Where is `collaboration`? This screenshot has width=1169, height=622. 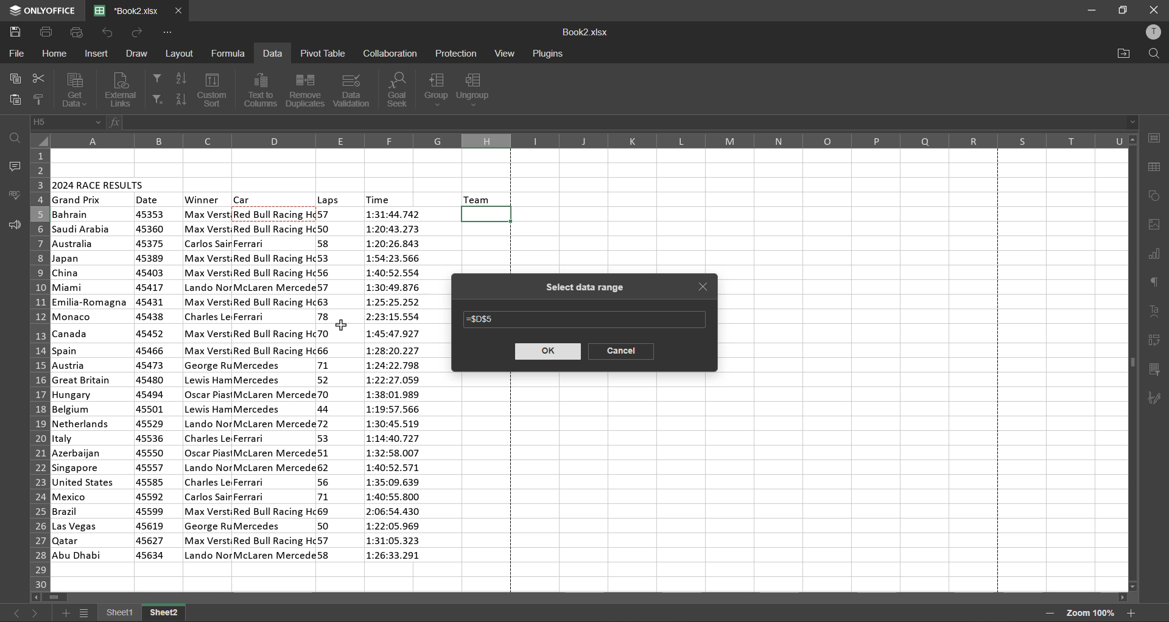
collaboration is located at coordinates (390, 53).